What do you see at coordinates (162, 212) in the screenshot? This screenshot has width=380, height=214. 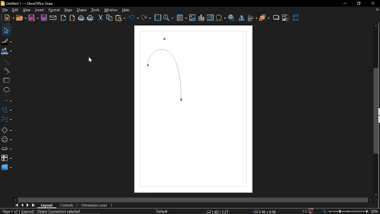 I see `Default` at bounding box center [162, 212].